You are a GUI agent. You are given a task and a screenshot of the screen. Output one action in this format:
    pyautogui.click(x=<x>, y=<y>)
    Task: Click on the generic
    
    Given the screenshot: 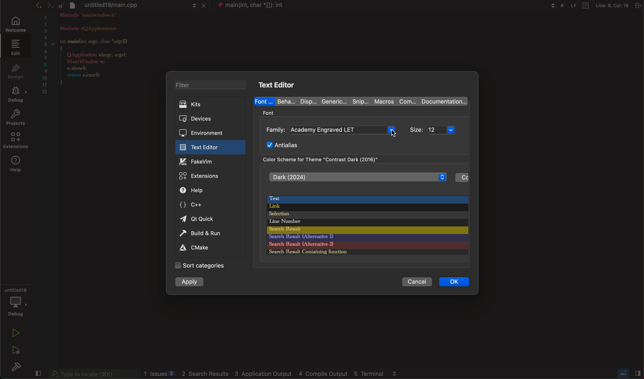 What is the action you would take?
    pyautogui.click(x=332, y=101)
    